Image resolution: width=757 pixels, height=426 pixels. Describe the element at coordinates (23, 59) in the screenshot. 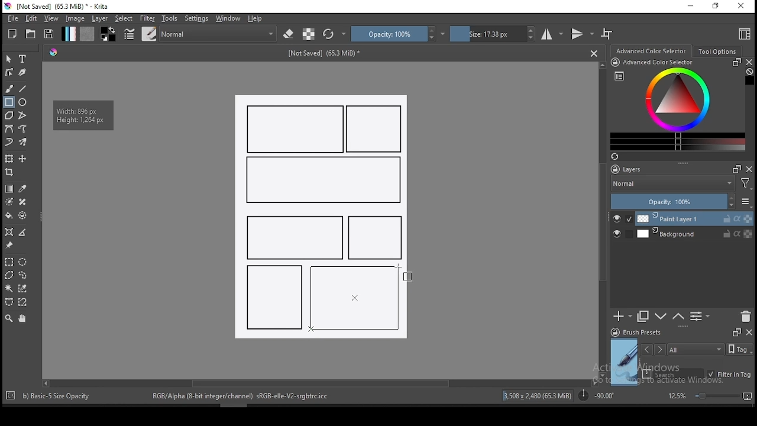

I see `text tool` at that location.